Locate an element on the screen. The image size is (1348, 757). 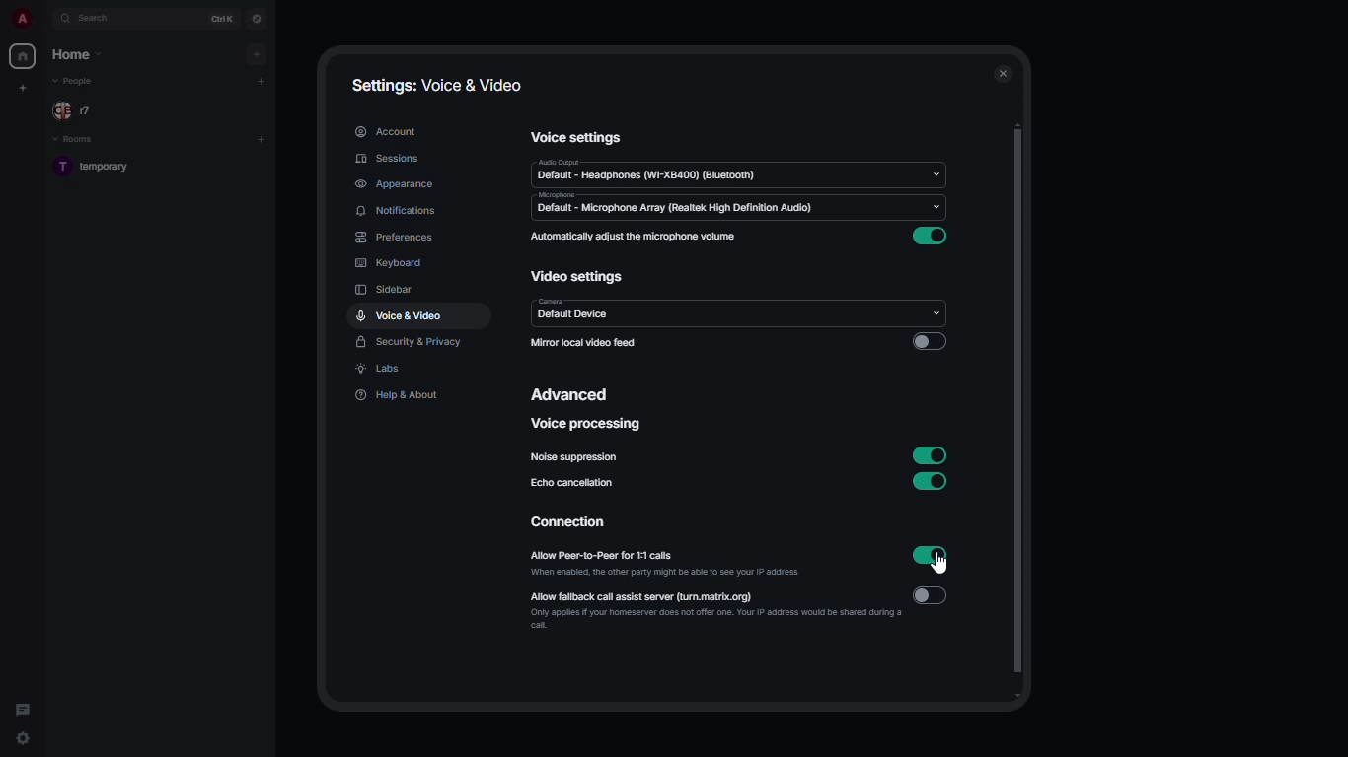
labs is located at coordinates (379, 371).